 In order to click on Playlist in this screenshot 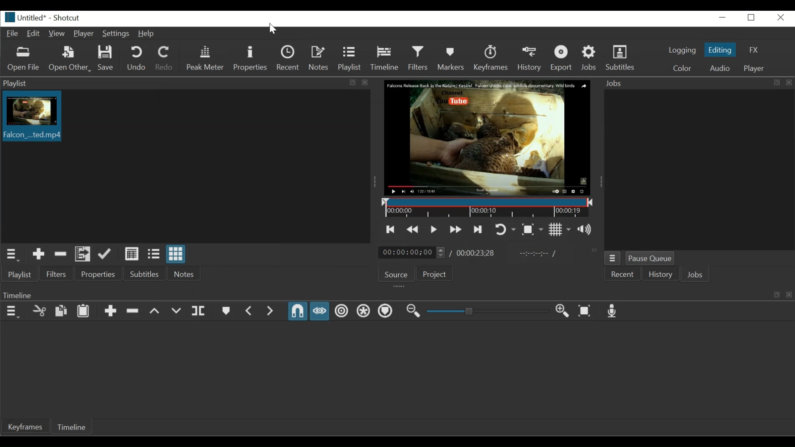, I will do `click(185, 83)`.